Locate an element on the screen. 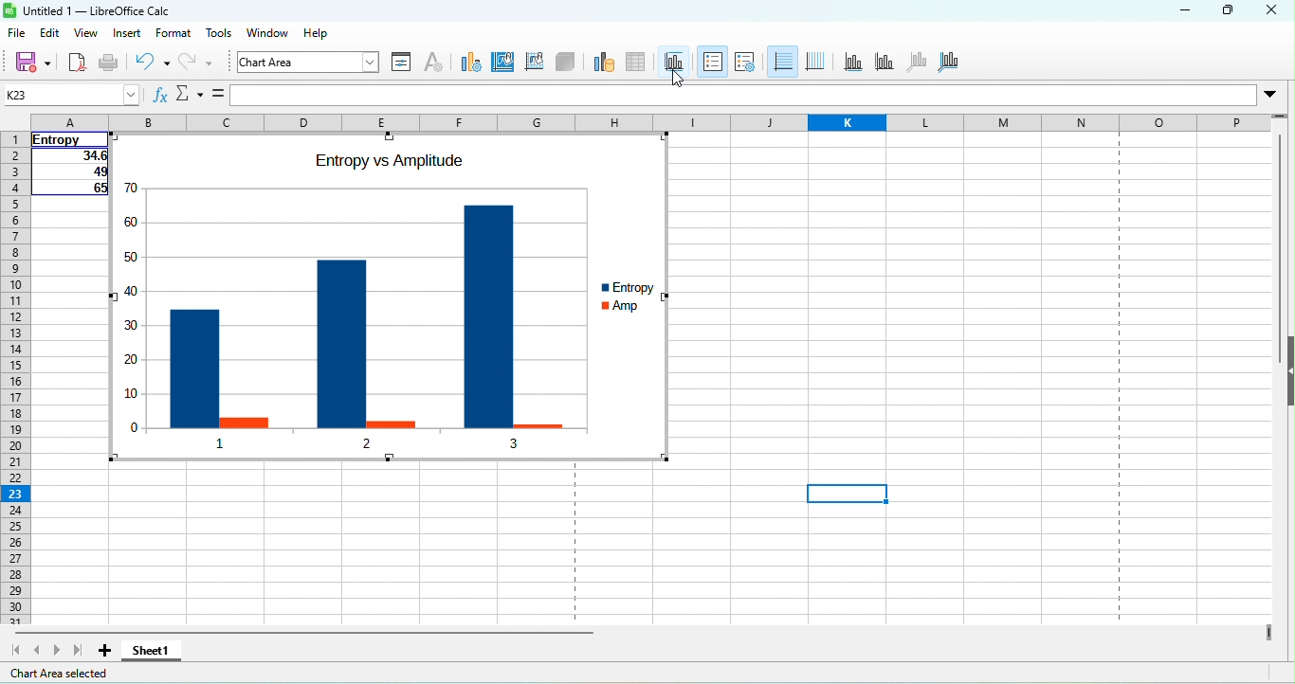  scroll to next sheet is located at coordinates (56, 651).